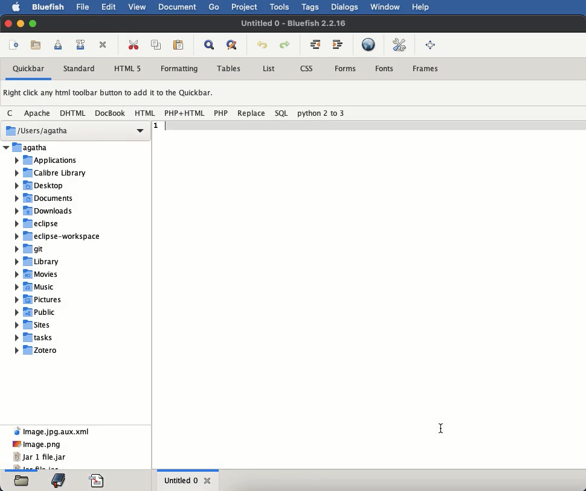 This screenshot has width=586, height=491. Describe the element at coordinates (110, 113) in the screenshot. I see `DocBook` at that location.